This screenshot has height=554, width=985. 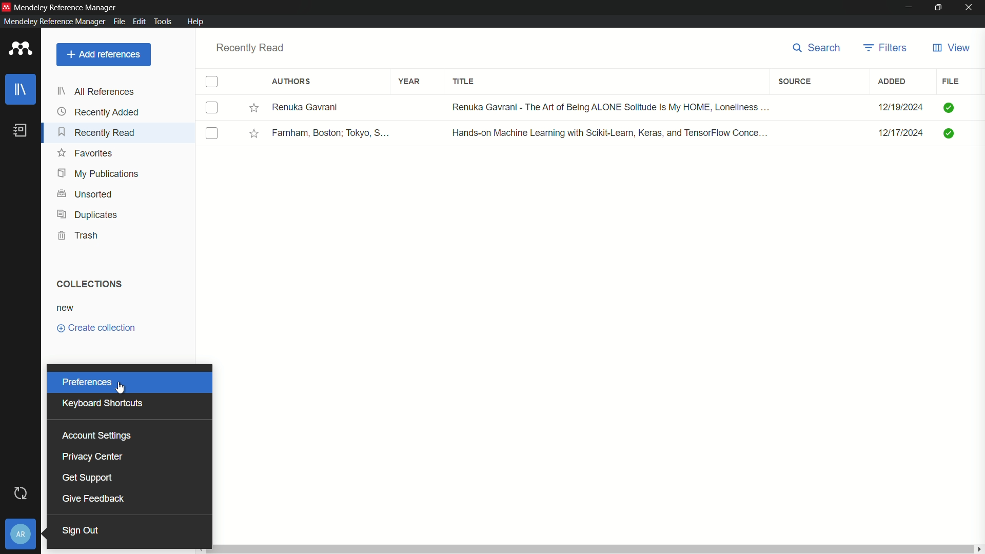 I want to click on account and settings, so click(x=23, y=535).